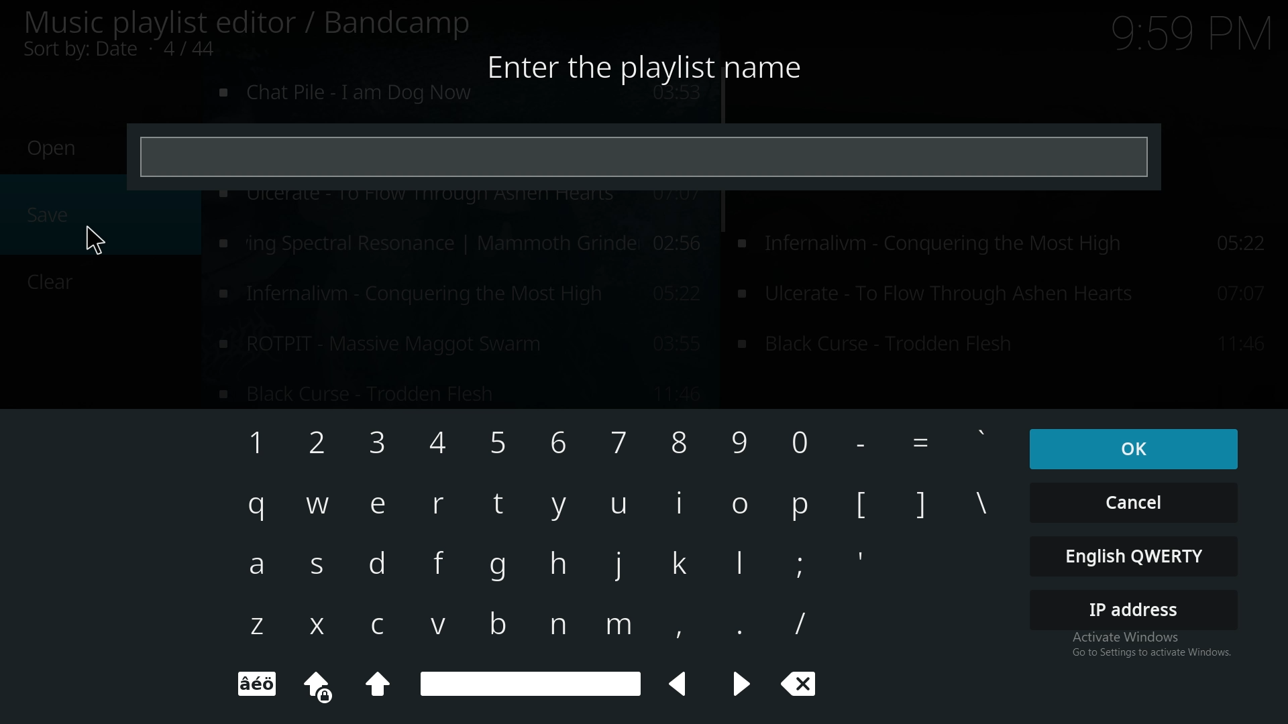 This screenshot has height=724, width=1288. I want to click on keyboard input, so click(741, 444).